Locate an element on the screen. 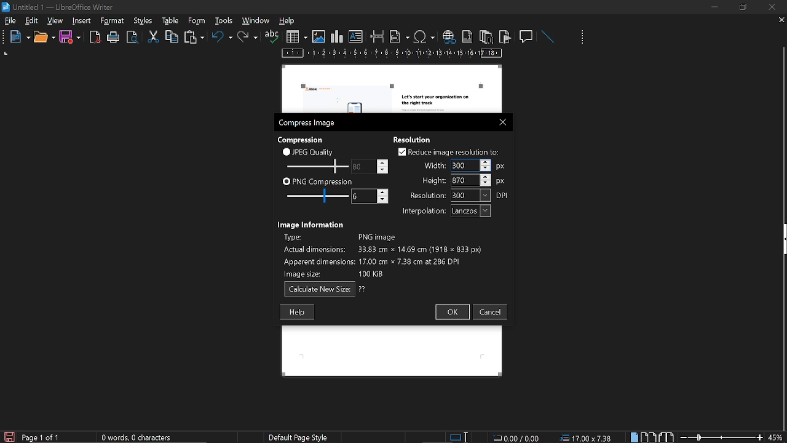 The width and height of the screenshot is (787, 443). jpeg quality is located at coordinates (309, 151).